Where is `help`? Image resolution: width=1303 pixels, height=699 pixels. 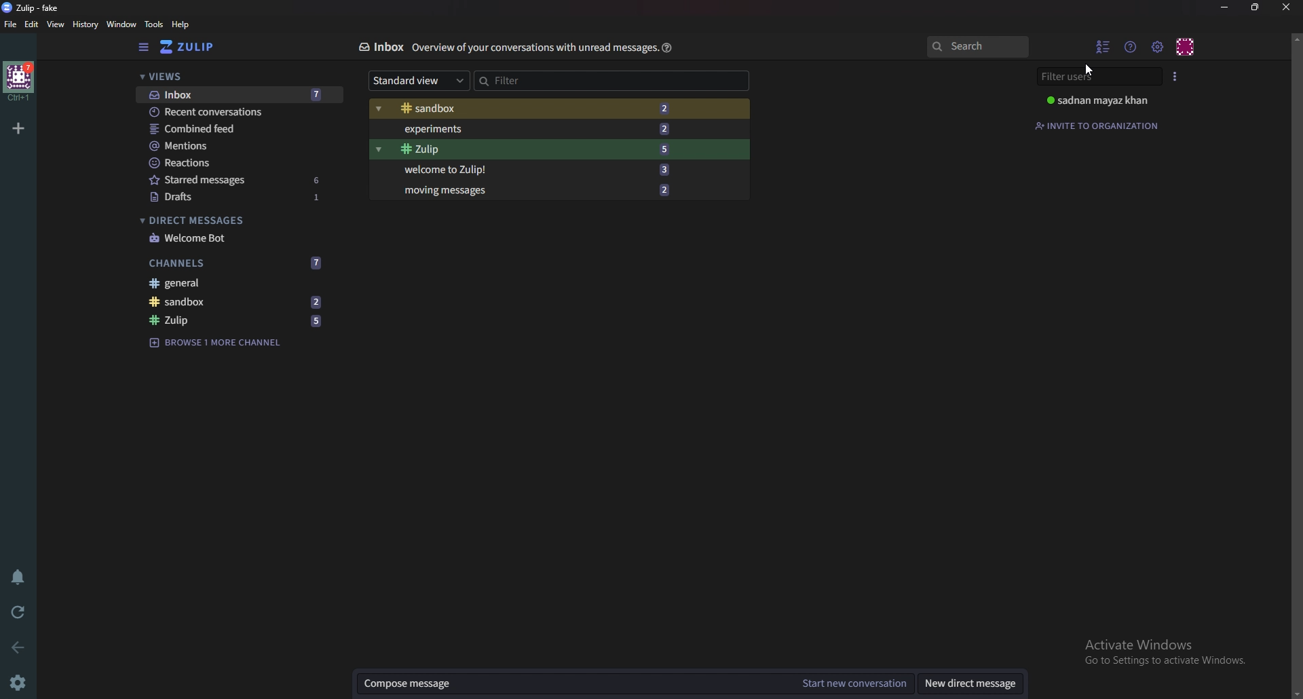
help is located at coordinates (183, 24).